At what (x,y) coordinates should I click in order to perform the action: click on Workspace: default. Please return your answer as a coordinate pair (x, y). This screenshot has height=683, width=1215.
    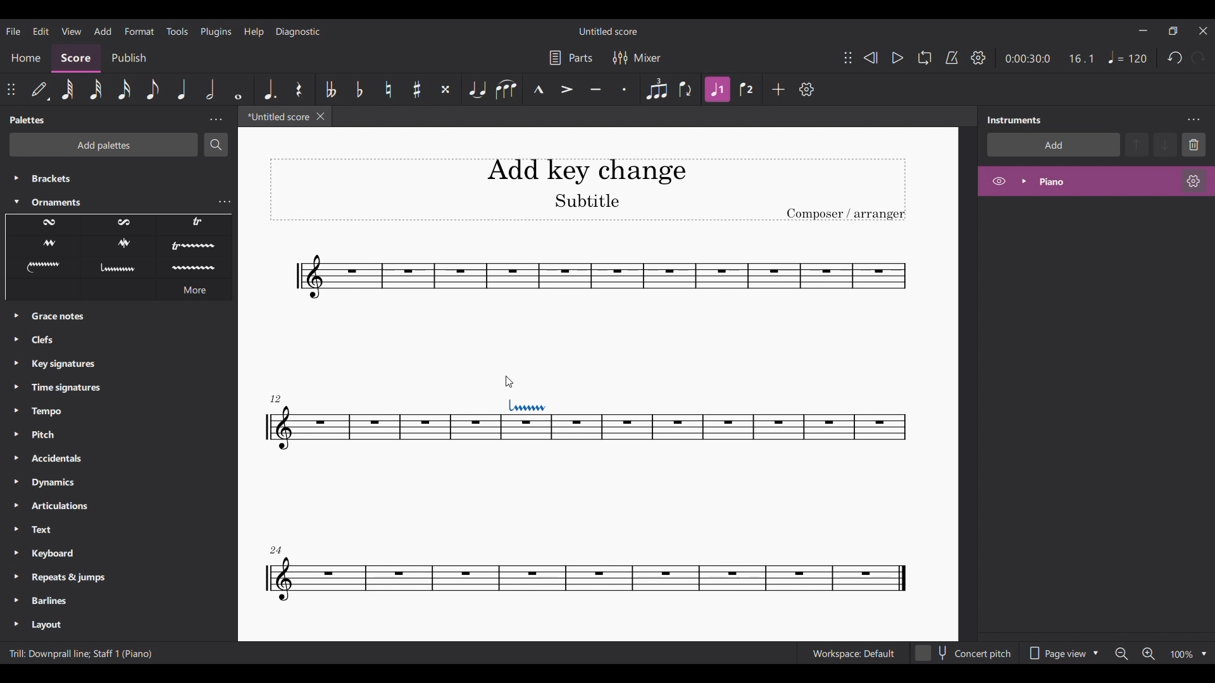
    Looking at the image, I should click on (854, 653).